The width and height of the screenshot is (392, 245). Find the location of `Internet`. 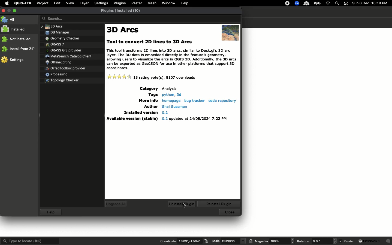

Internet is located at coordinates (328, 3).